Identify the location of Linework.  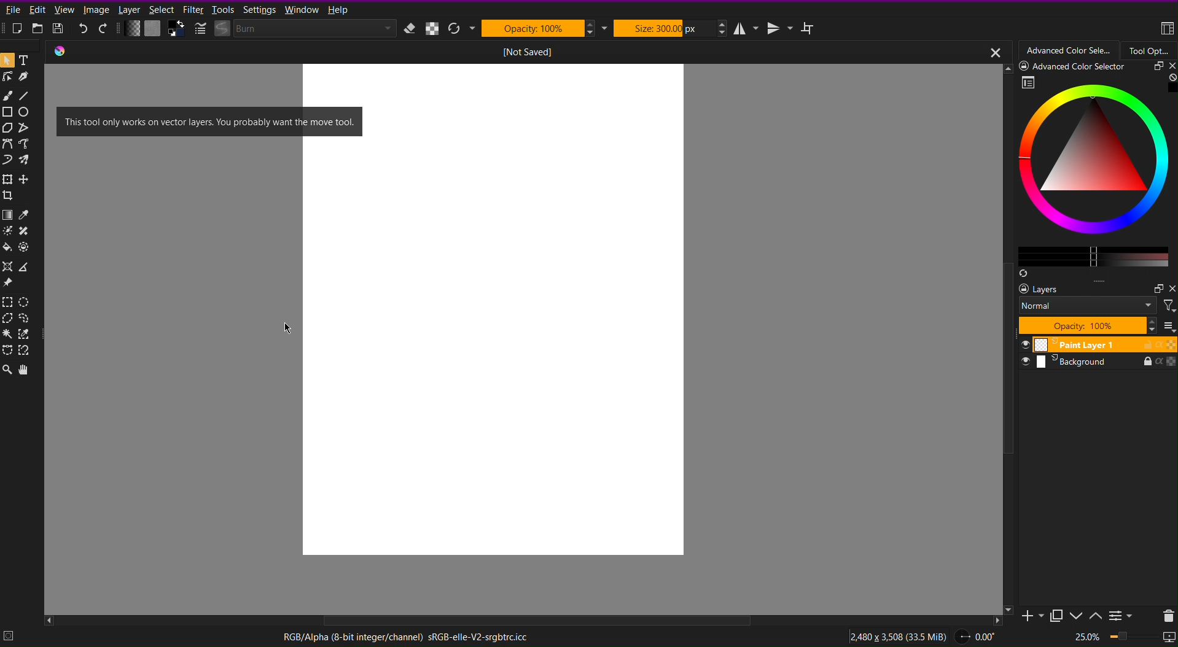
(7, 80).